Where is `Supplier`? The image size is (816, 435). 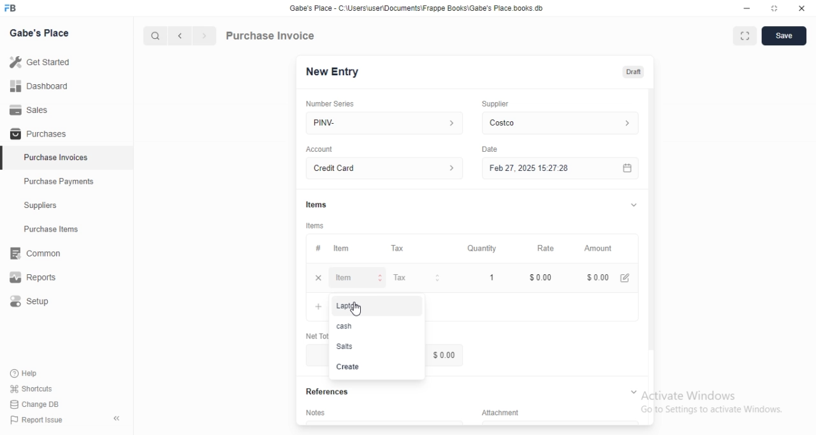 Supplier is located at coordinates (495, 104).